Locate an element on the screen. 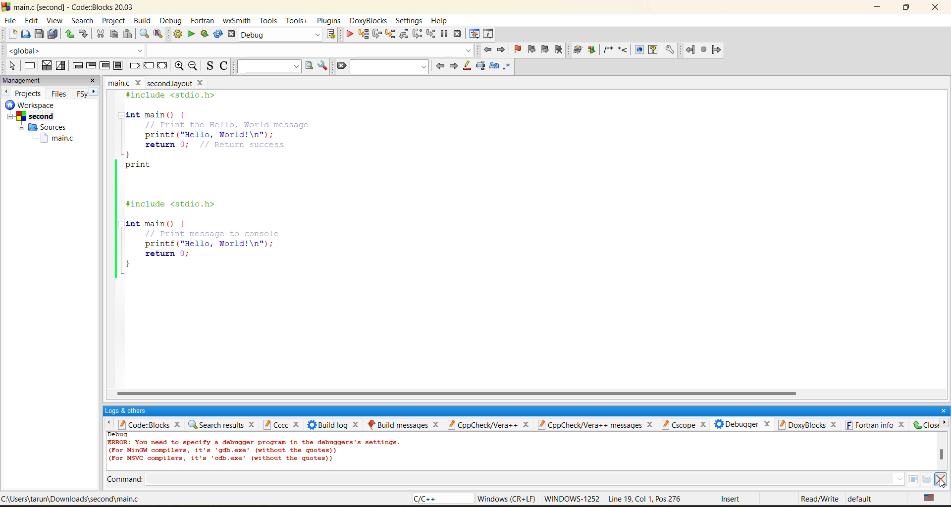  entry condition loop is located at coordinates (78, 66).